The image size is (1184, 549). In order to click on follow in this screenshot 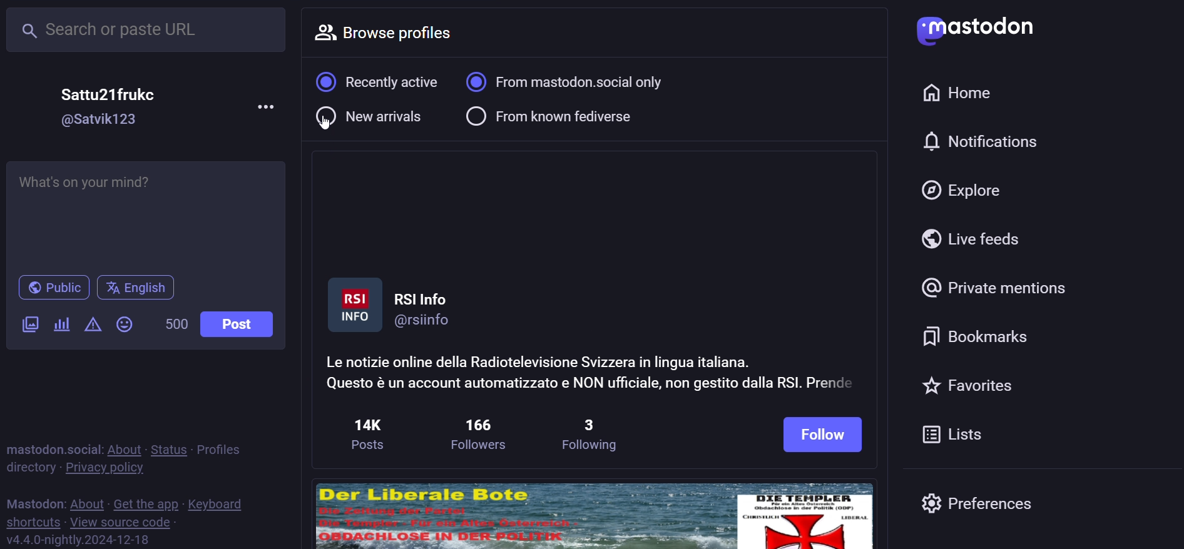, I will do `click(824, 431)`.